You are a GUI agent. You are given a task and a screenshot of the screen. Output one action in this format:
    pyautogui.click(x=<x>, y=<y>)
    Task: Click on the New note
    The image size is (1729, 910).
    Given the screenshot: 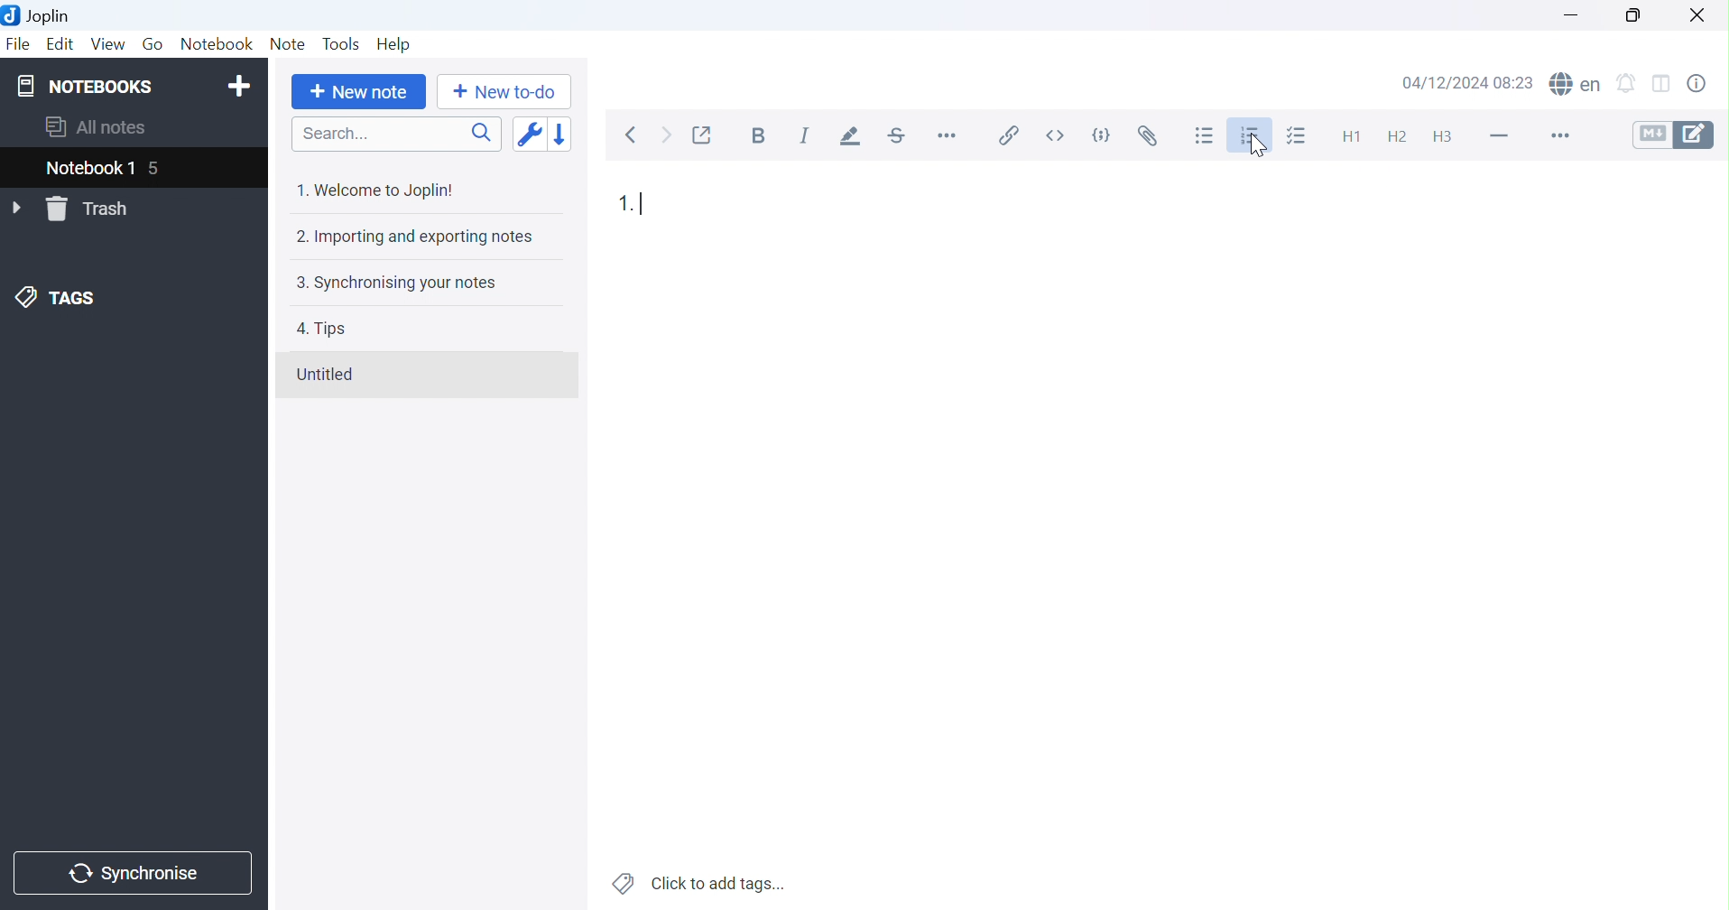 What is the action you would take?
    pyautogui.click(x=359, y=93)
    